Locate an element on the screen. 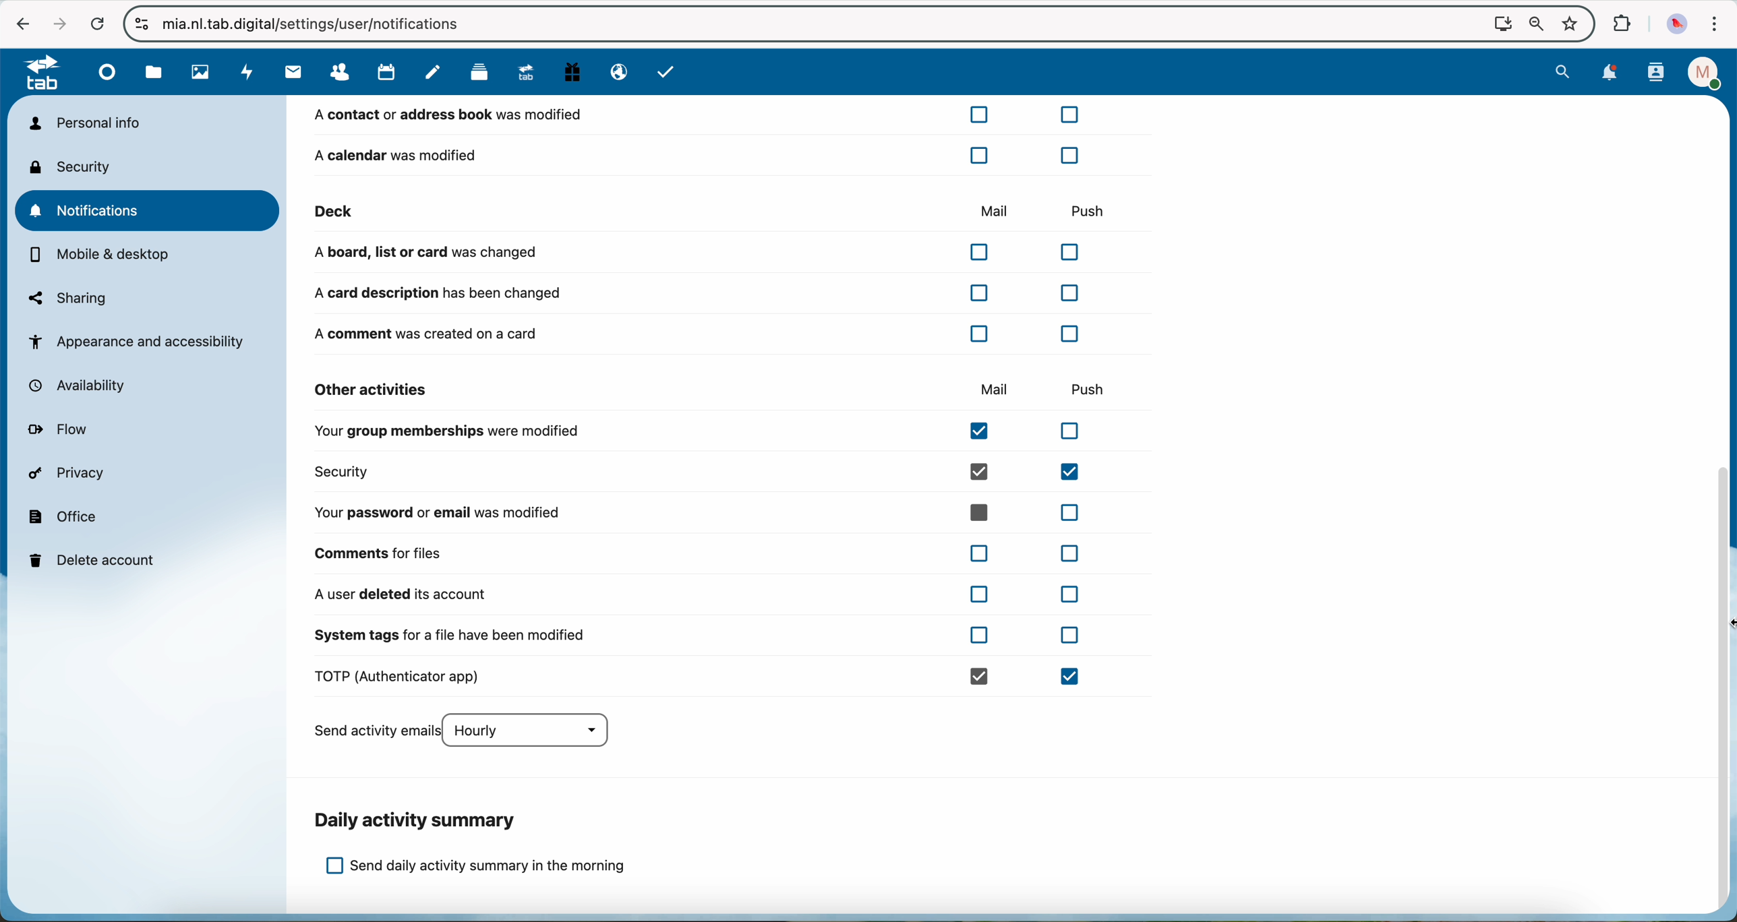  flow is located at coordinates (62, 431).